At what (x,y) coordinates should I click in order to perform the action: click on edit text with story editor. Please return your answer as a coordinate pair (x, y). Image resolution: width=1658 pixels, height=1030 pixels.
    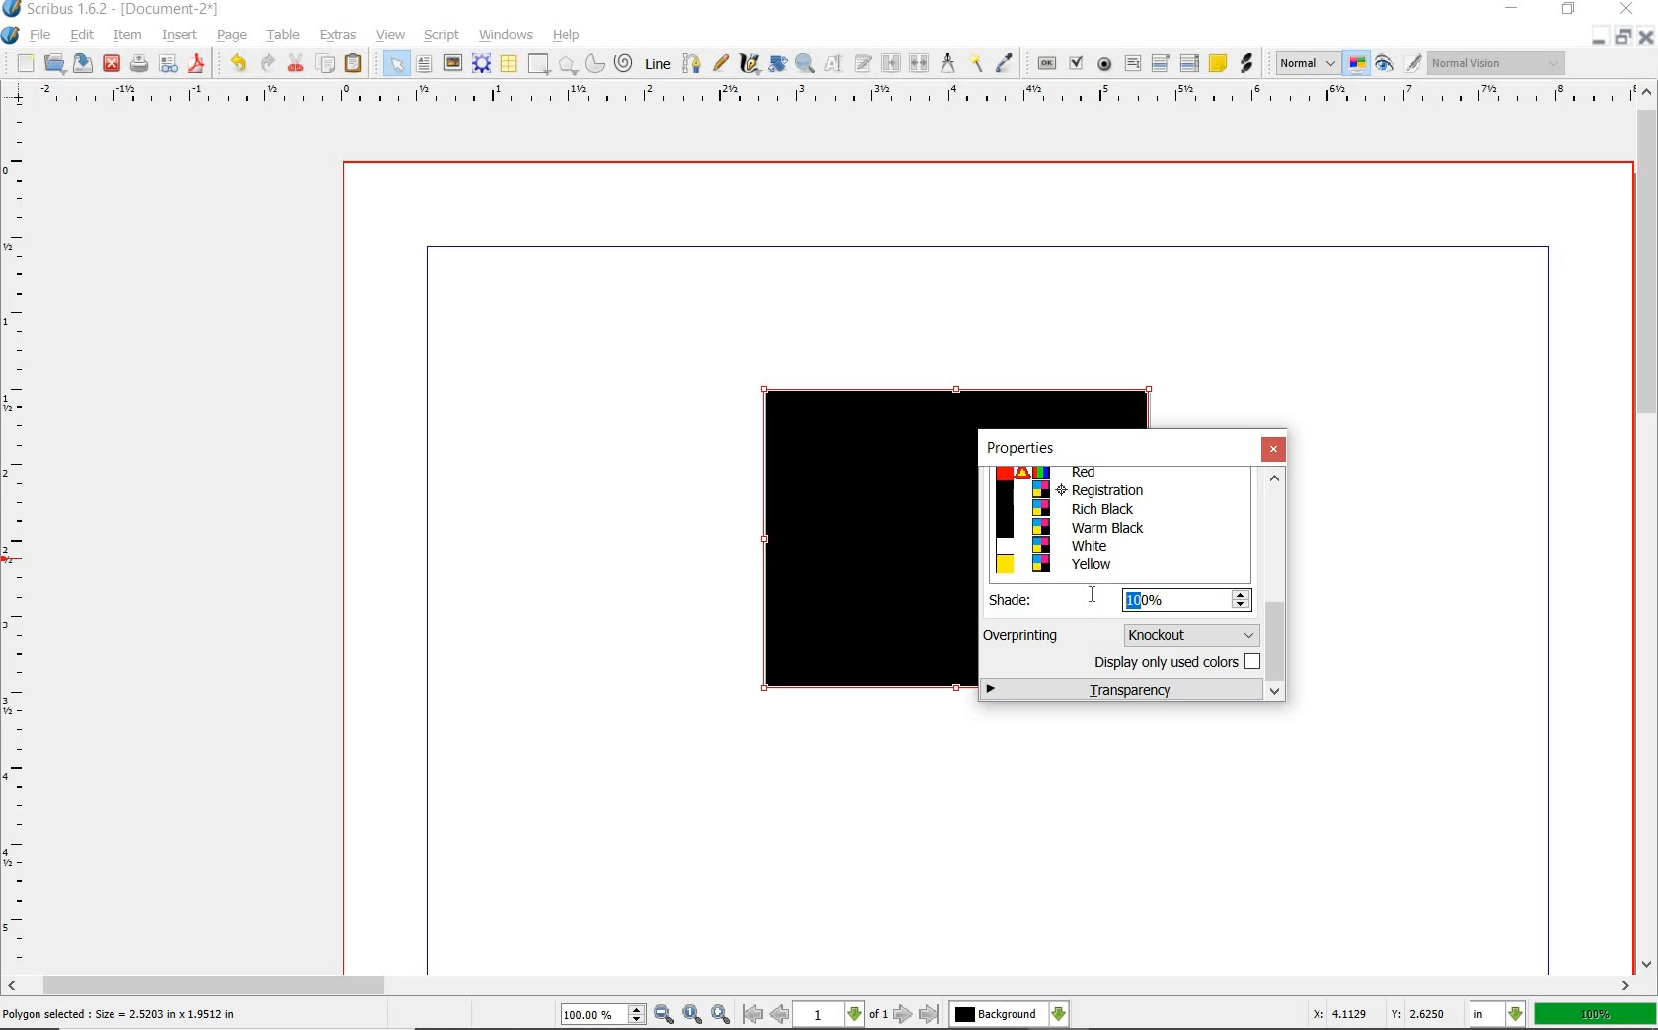
    Looking at the image, I should click on (863, 65).